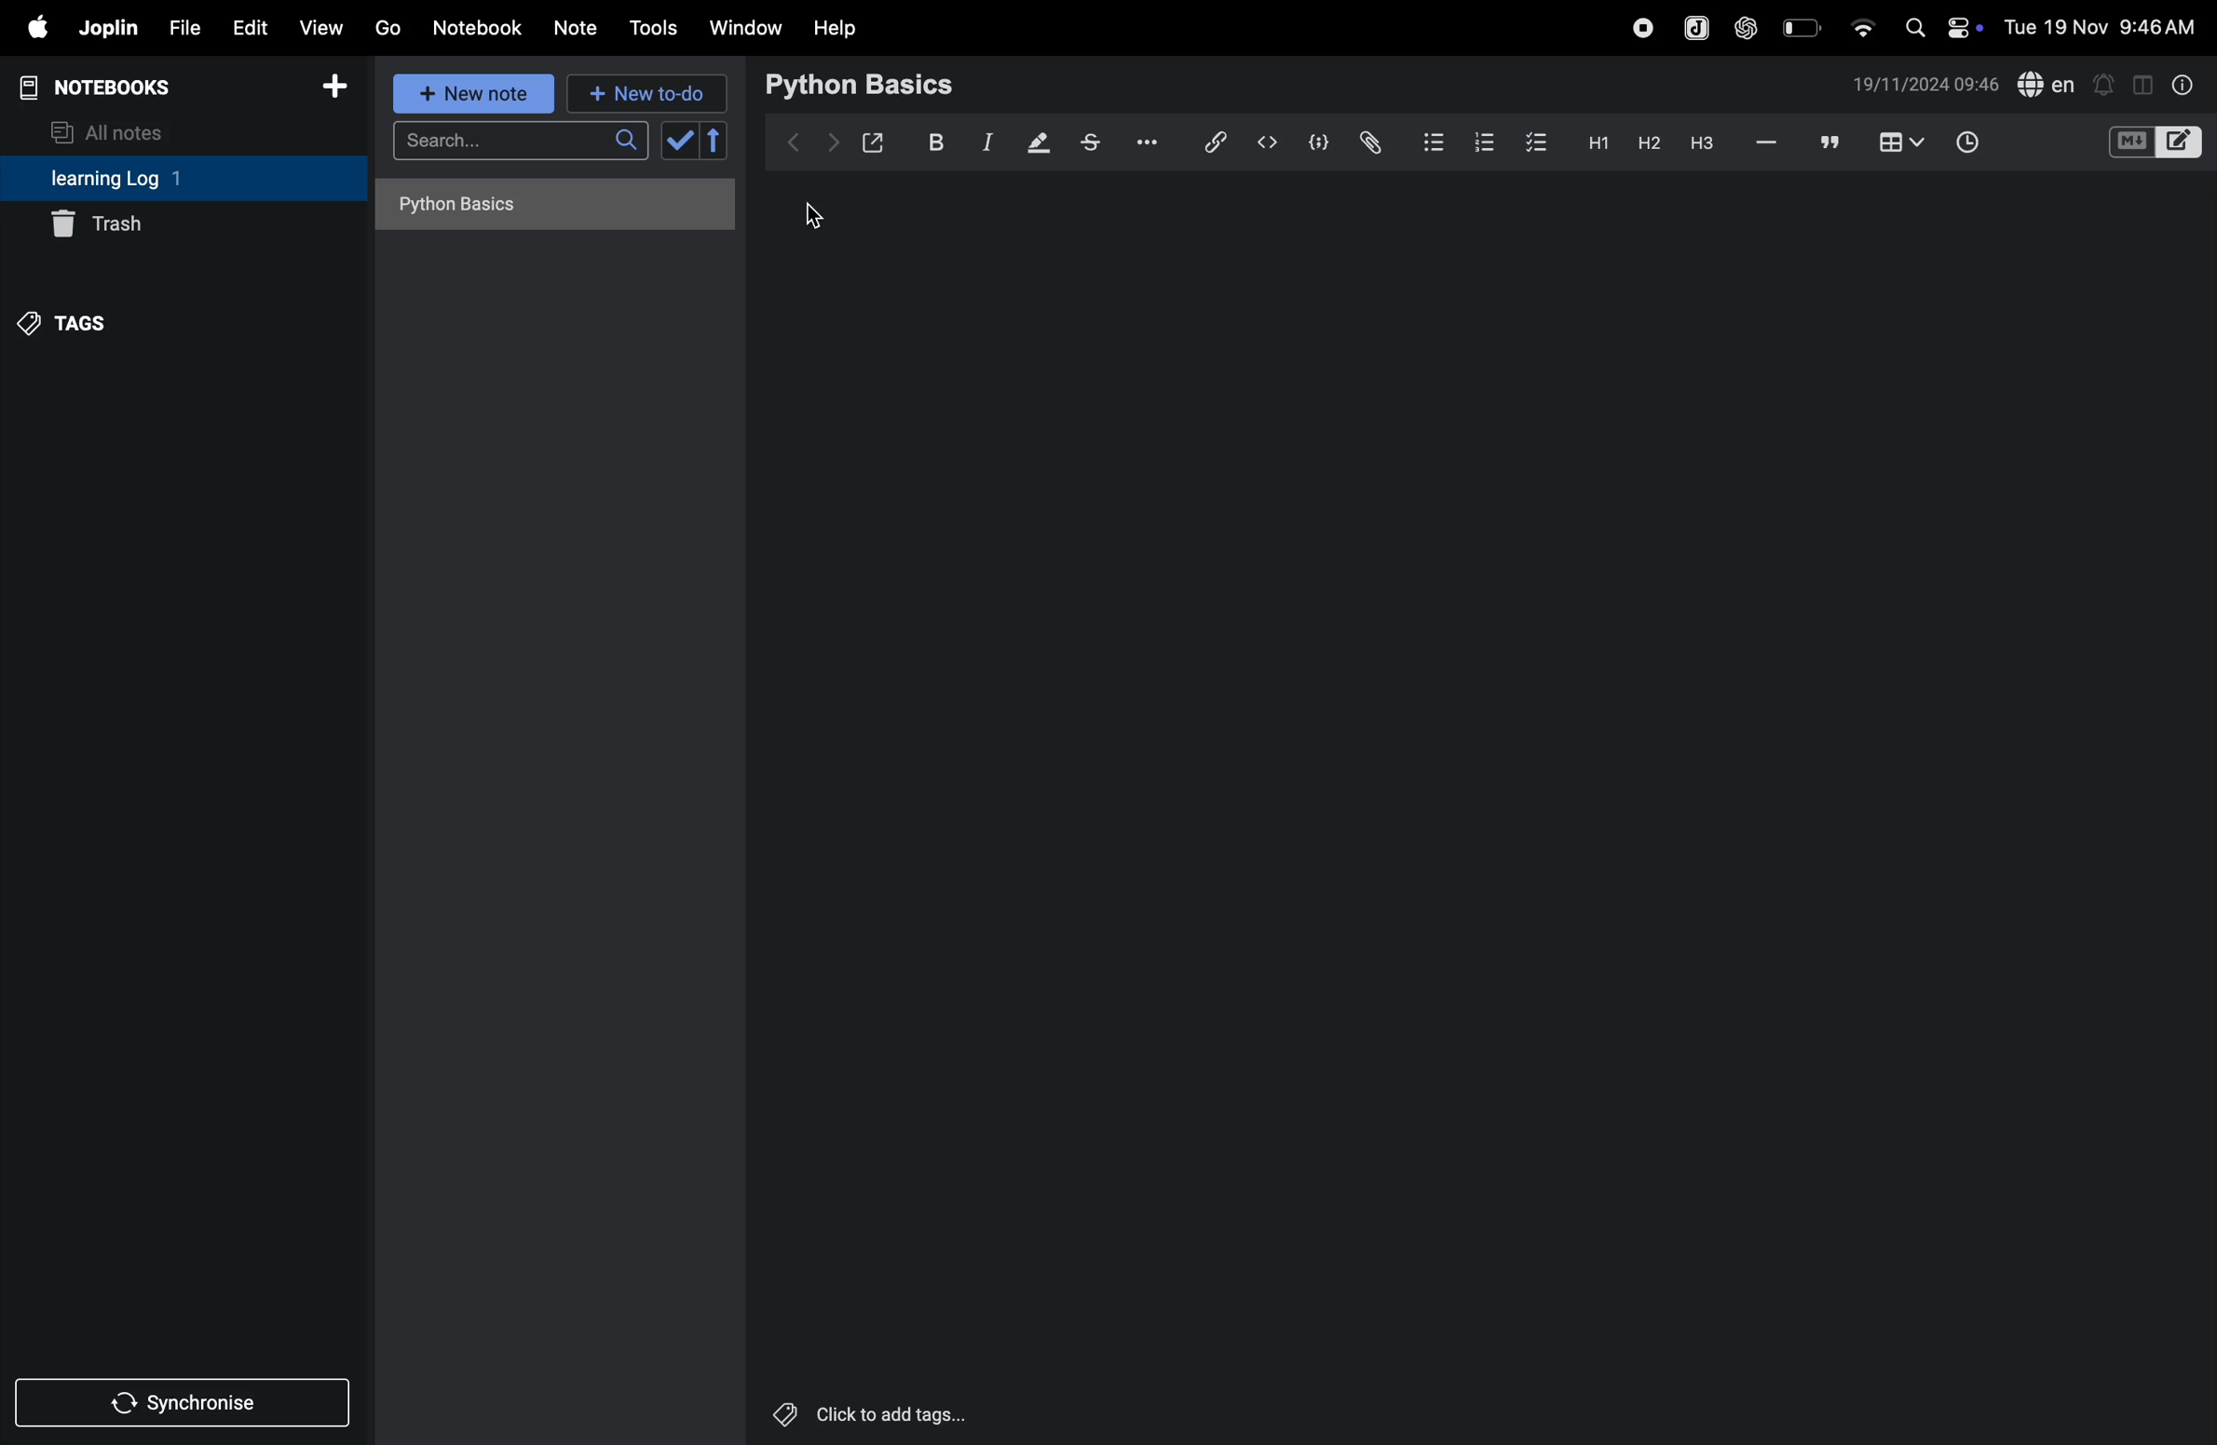 This screenshot has height=1445, width=2217. Describe the element at coordinates (1431, 141) in the screenshot. I see `bullet list` at that location.